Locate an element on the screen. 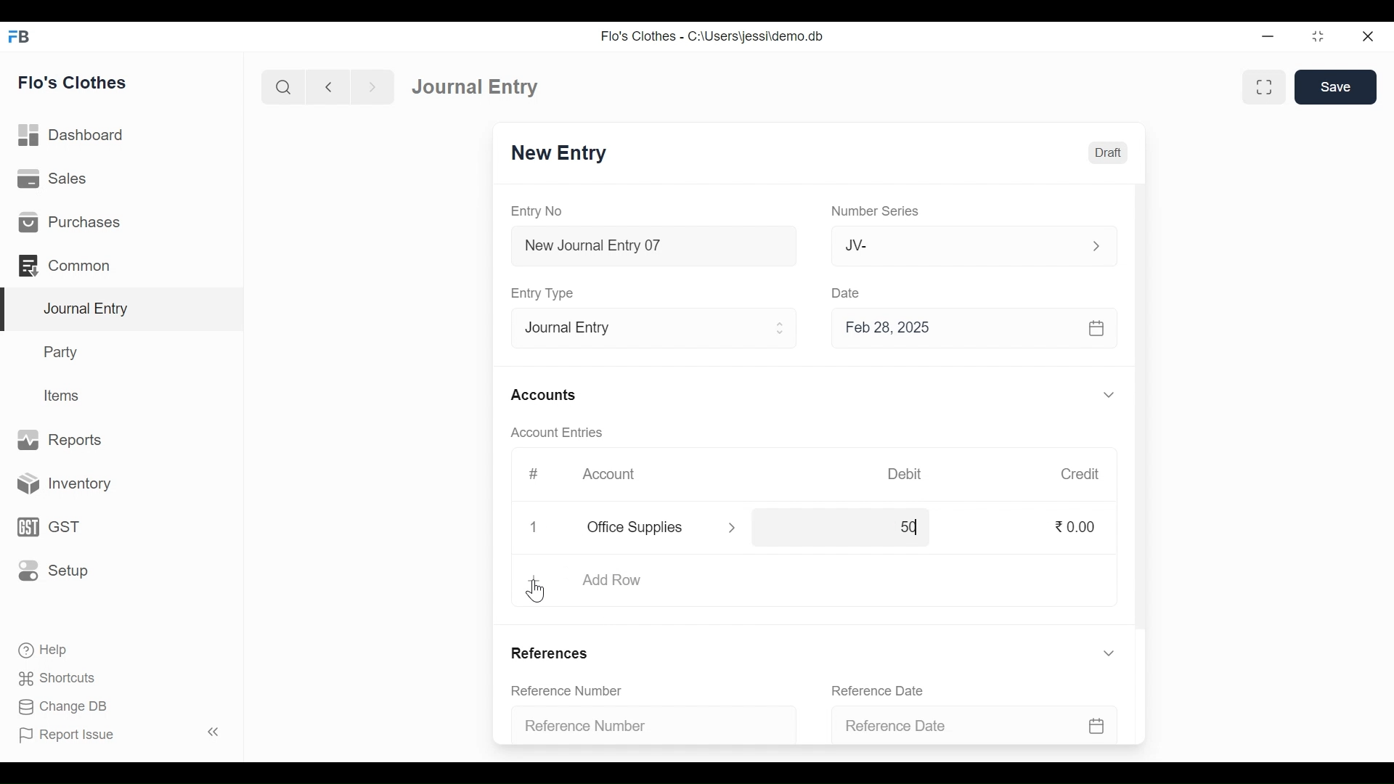 The image size is (1394, 784). Debit is located at coordinates (903, 474).